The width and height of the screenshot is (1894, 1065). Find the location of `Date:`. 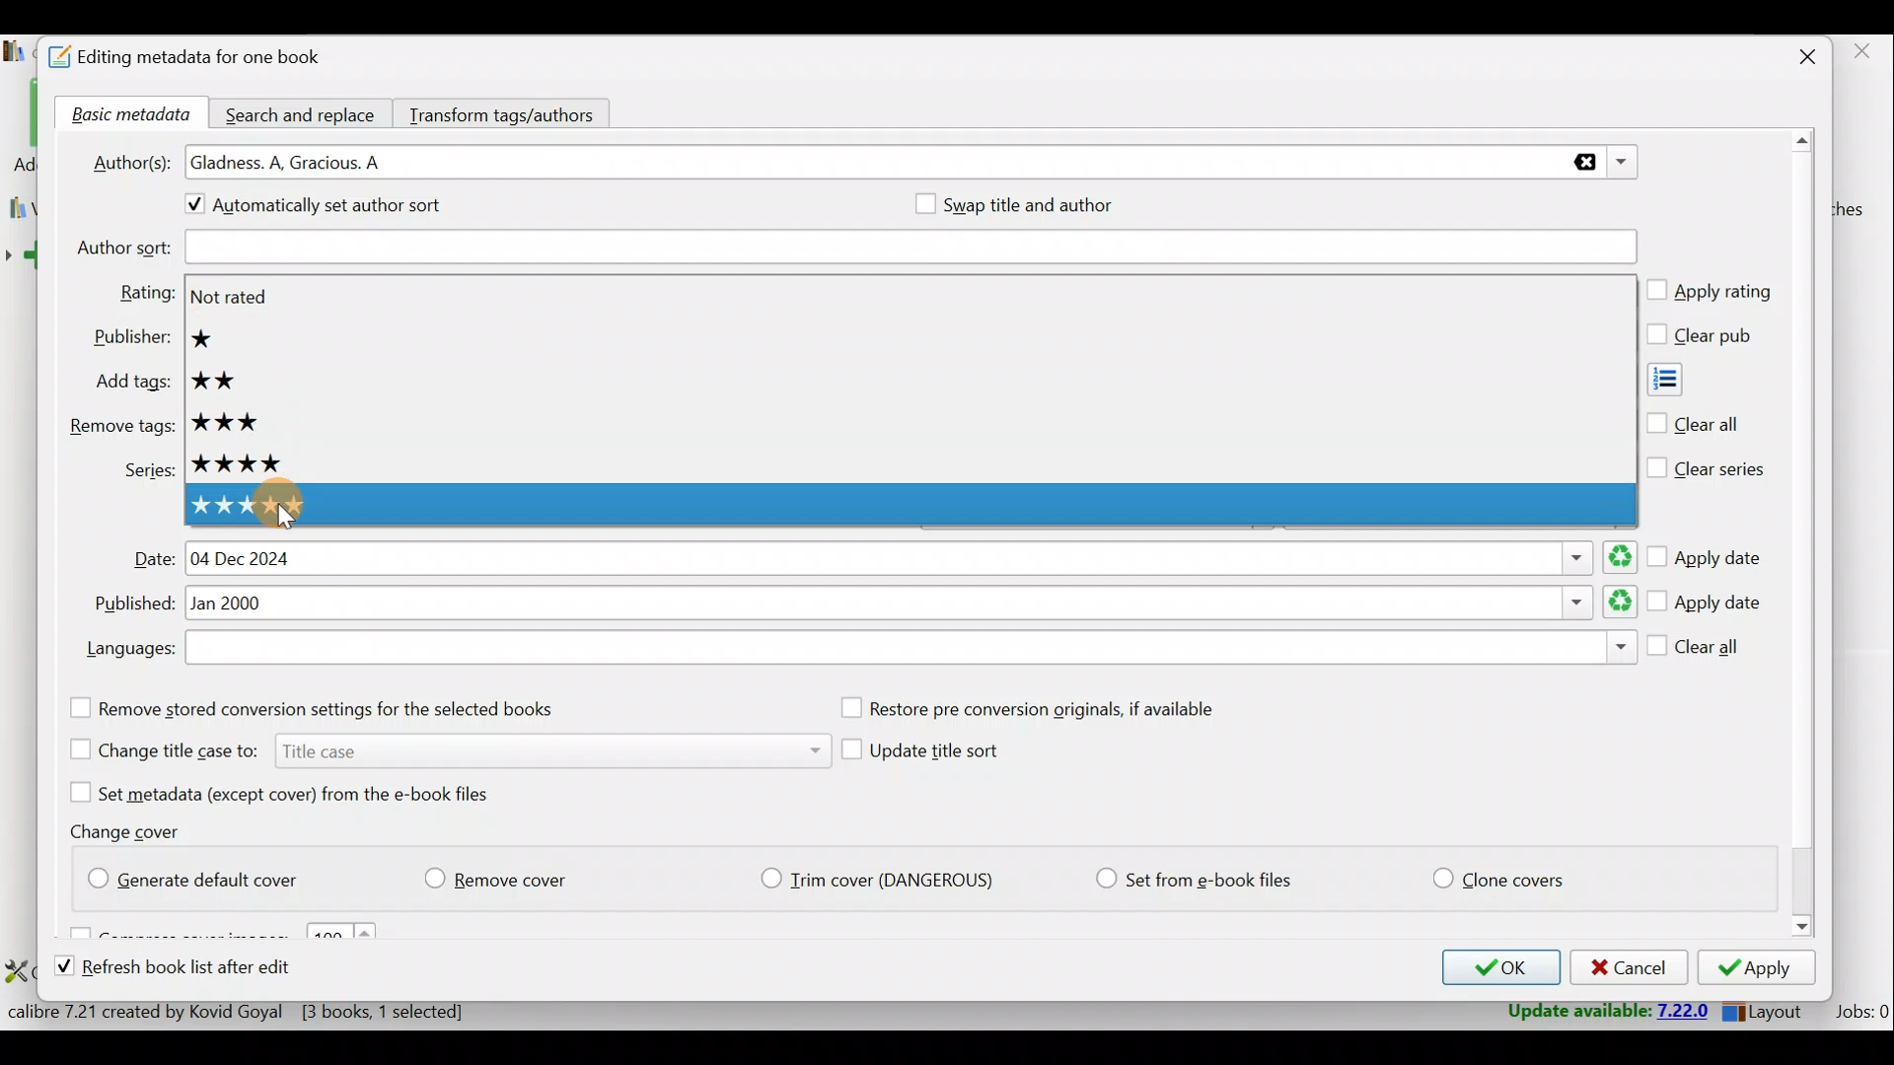

Date: is located at coordinates (155, 559).